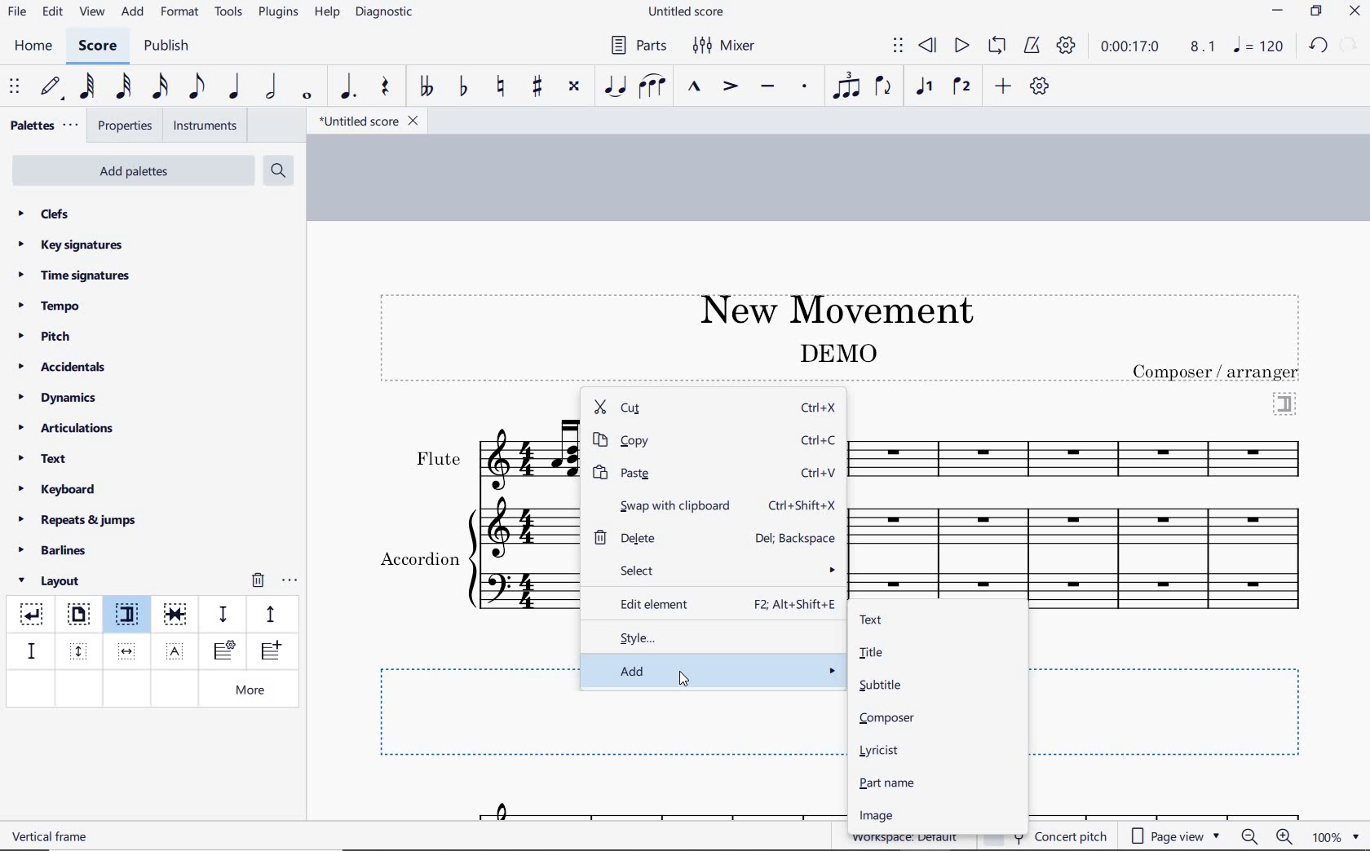 Image resolution: width=1370 pixels, height=851 pixels. I want to click on 64th note, so click(89, 86).